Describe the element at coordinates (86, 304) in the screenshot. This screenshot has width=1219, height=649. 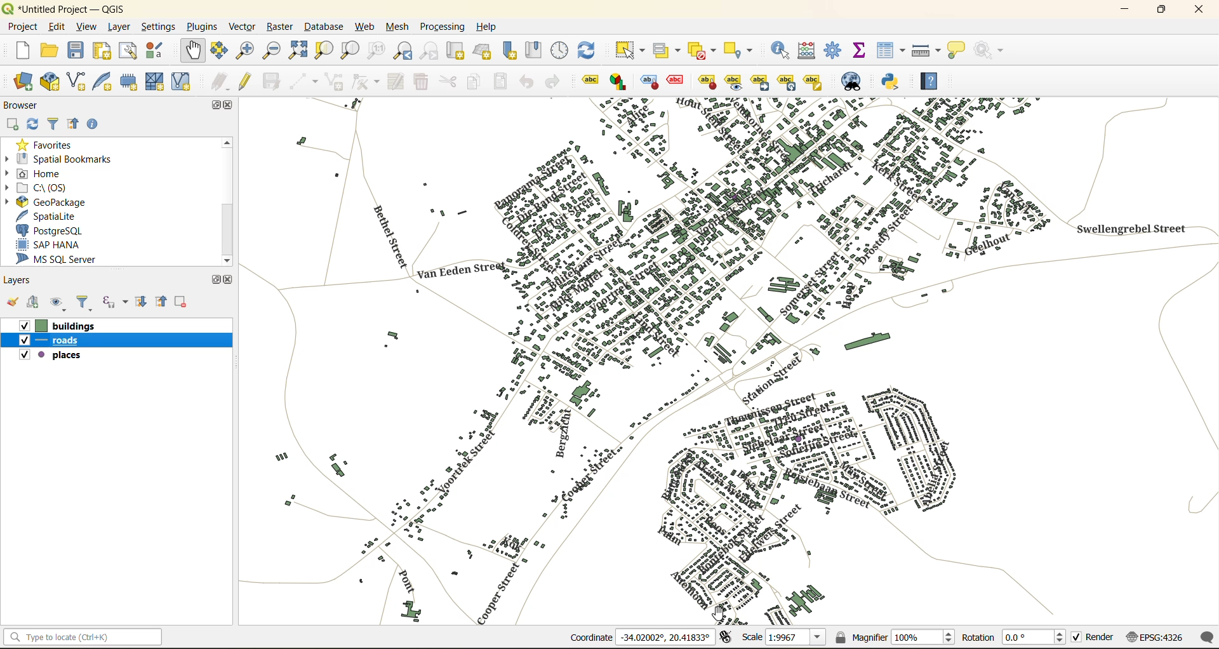
I see `filter ` at that location.